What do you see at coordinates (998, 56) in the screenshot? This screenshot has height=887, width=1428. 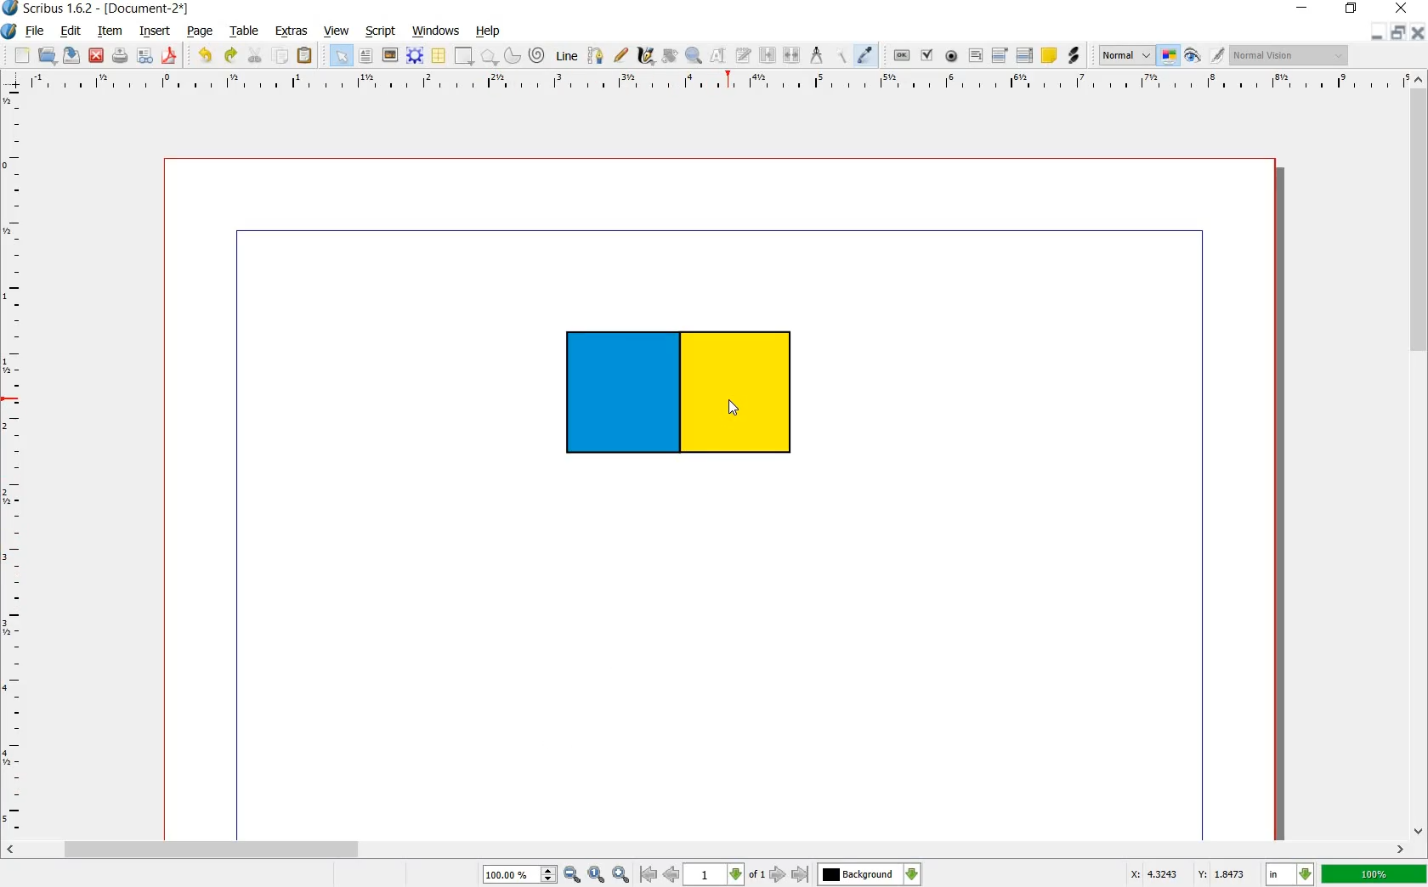 I see `pdf combo box` at bounding box center [998, 56].